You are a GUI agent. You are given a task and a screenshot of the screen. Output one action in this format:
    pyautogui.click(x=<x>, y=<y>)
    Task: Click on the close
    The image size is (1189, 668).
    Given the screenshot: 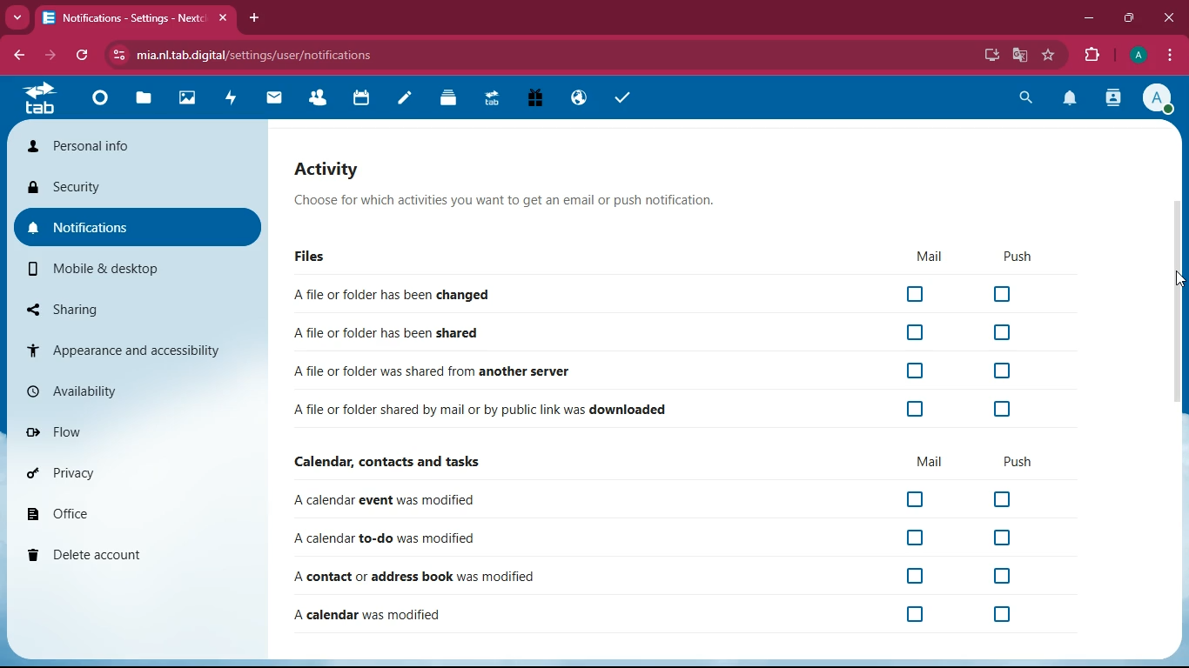 What is the action you would take?
    pyautogui.click(x=222, y=19)
    